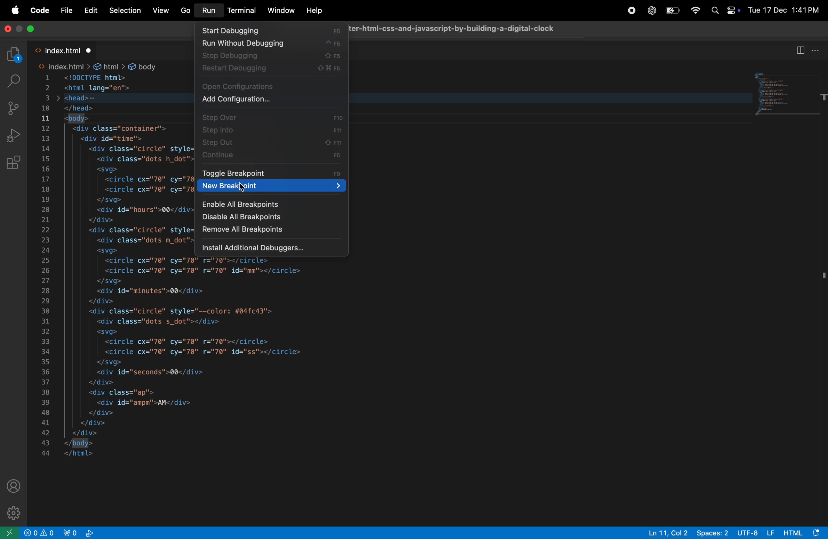 Image resolution: width=828 pixels, height=539 pixels. What do you see at coordinates (273, 99) in the screenshot?
I see `add configuration` at bounding box center [273, 99].